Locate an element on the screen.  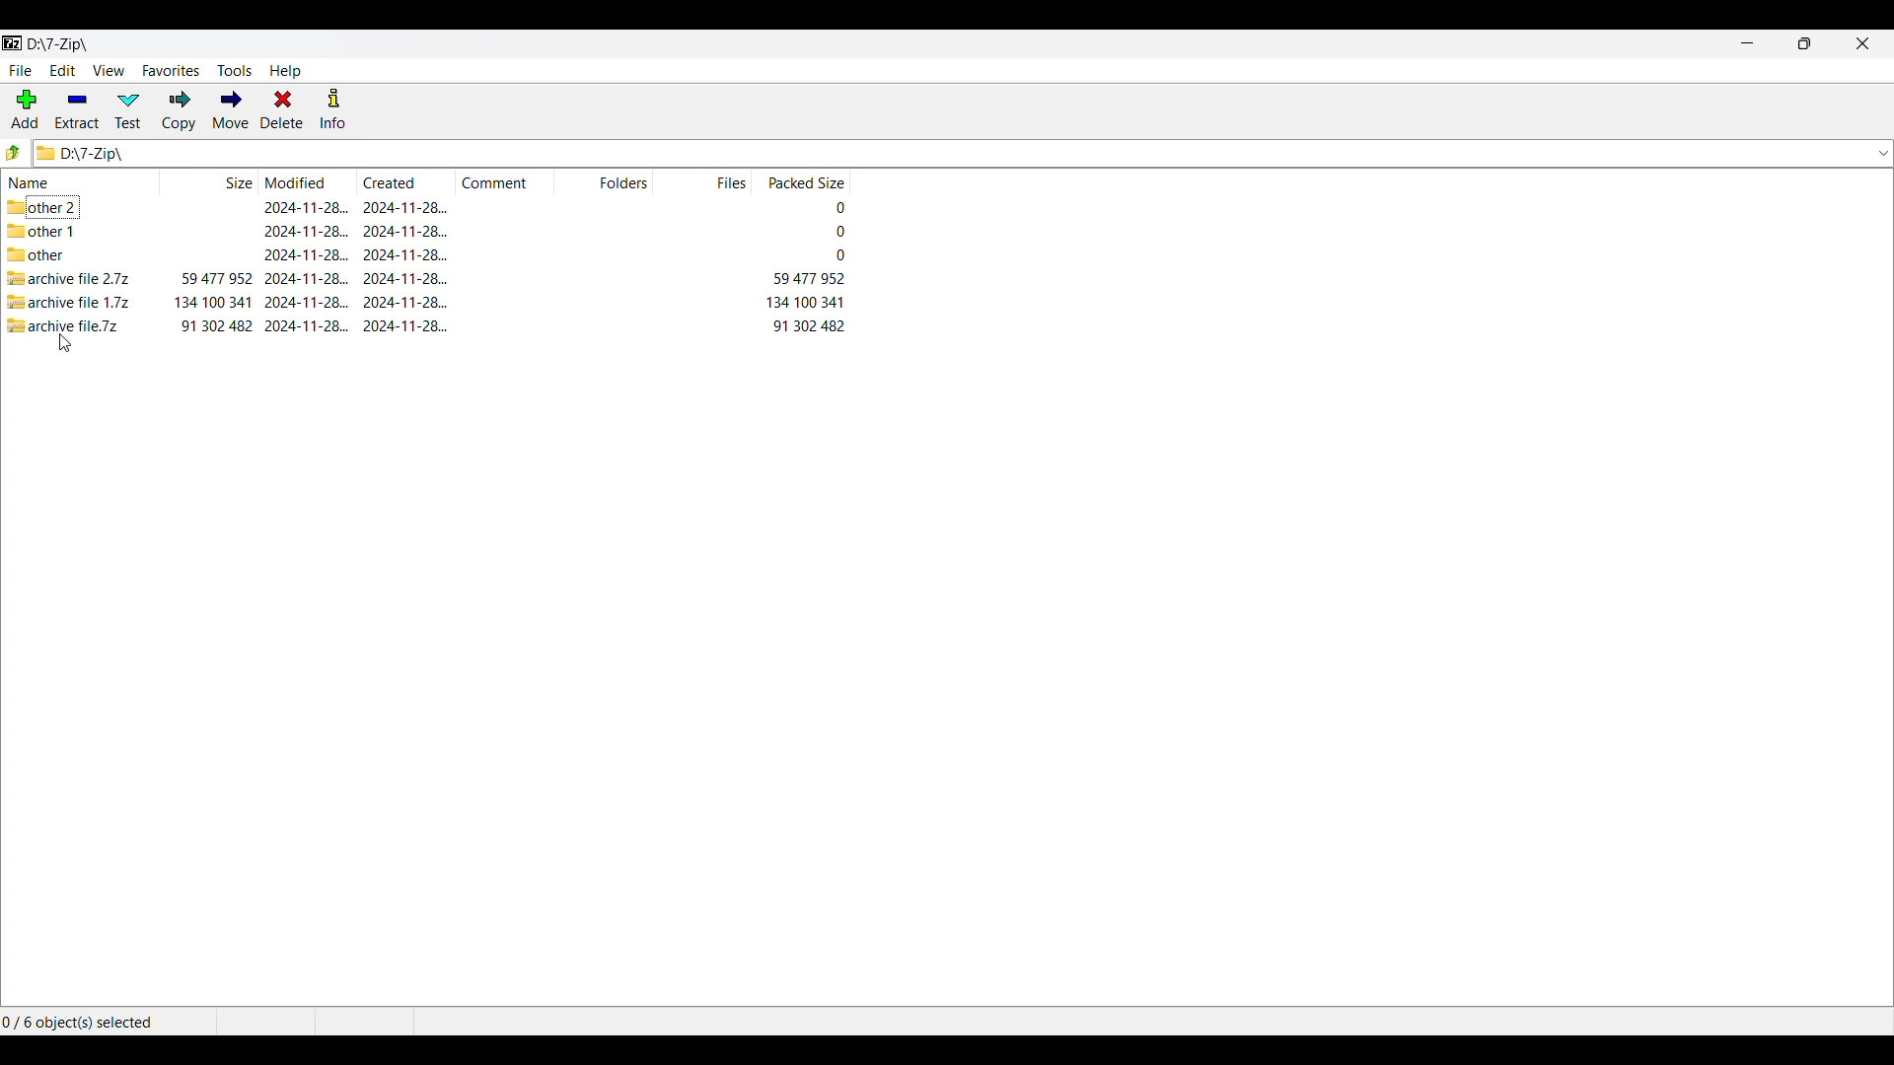
Logo and location of current folder changed is located at coordinates (950, 154).